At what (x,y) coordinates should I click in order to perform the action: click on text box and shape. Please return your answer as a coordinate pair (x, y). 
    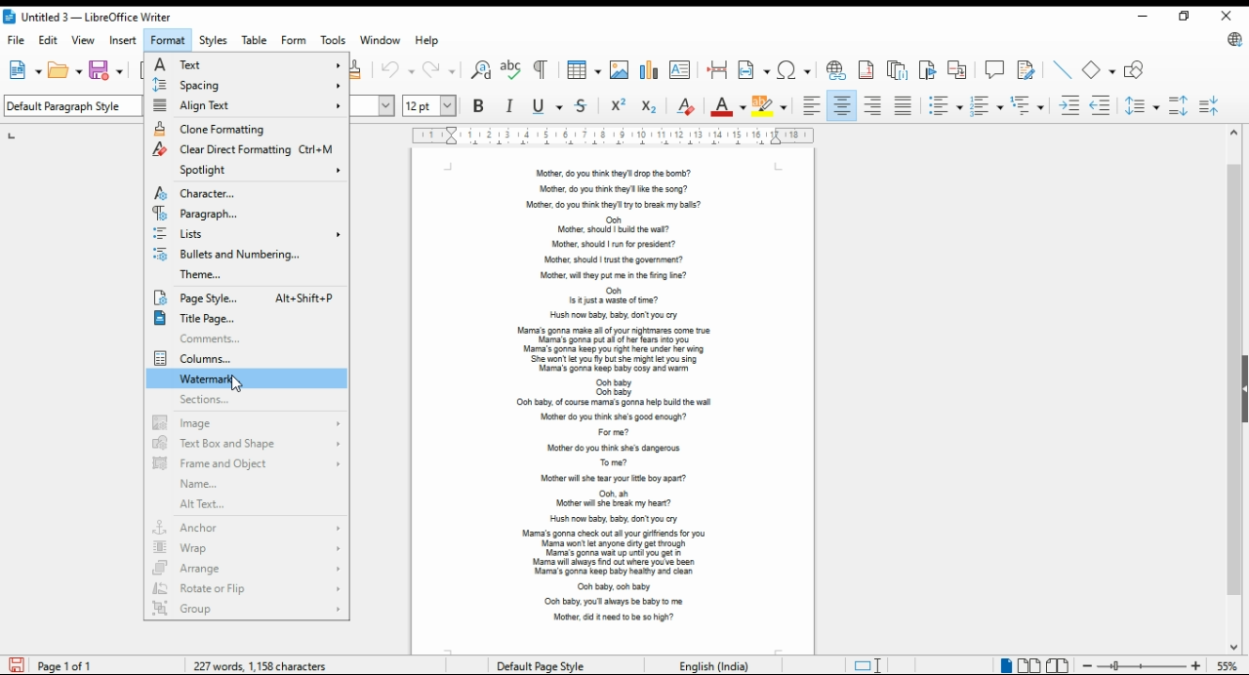
    Looking at the image, I should click on (249, 444).